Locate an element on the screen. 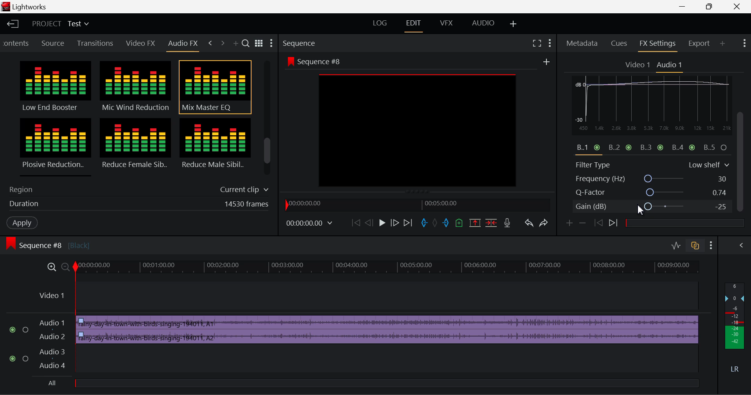  Previous Tab is located at coordinates (210, 42).